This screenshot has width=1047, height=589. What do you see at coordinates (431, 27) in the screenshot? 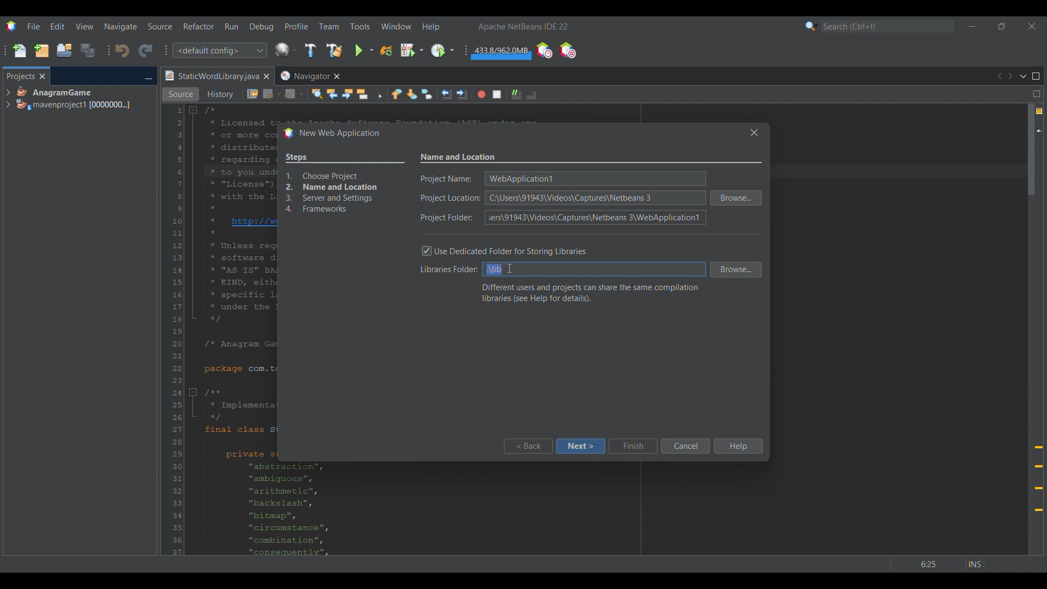
I see `Help menu` at bounding box center [431, 27].